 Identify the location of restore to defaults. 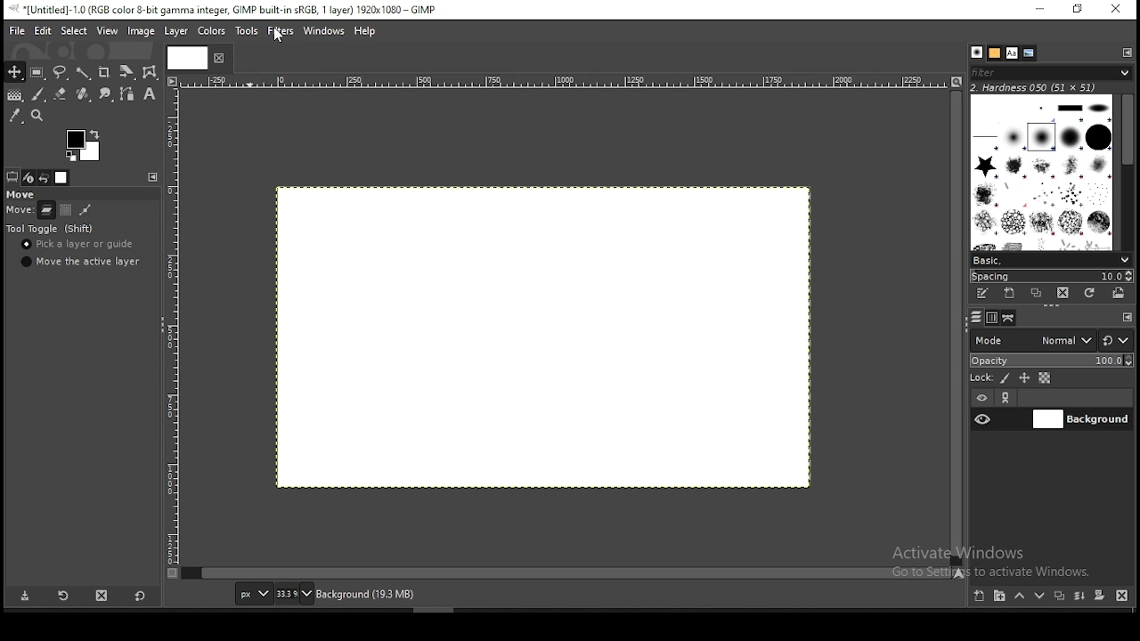
(142, 596).